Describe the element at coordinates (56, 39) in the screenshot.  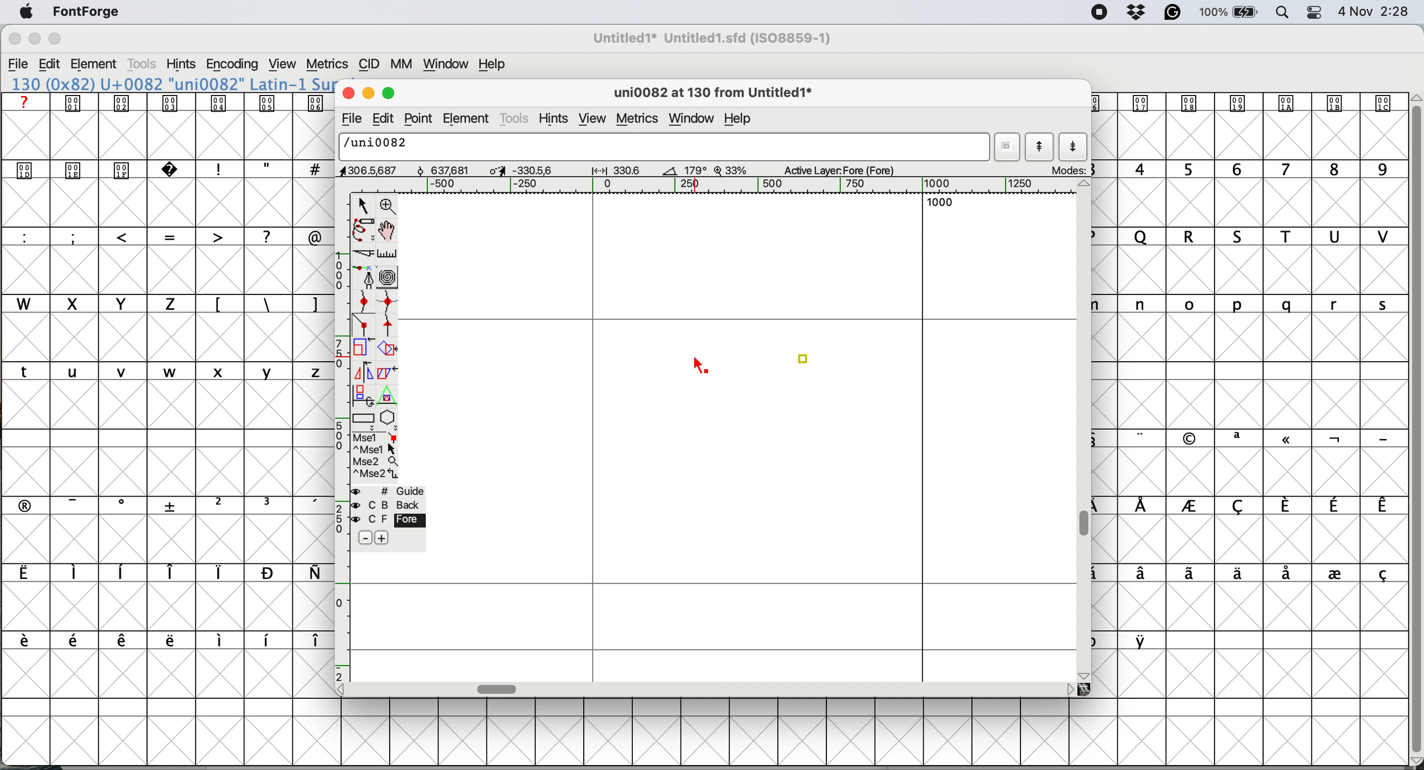
I see `maximise` at that location.